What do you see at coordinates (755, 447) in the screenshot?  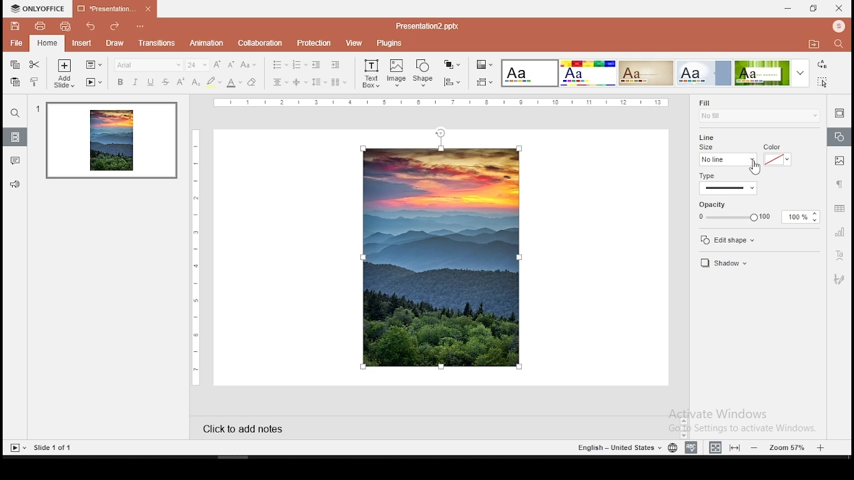 I see `zoom out` at bounding box center [755, 447].